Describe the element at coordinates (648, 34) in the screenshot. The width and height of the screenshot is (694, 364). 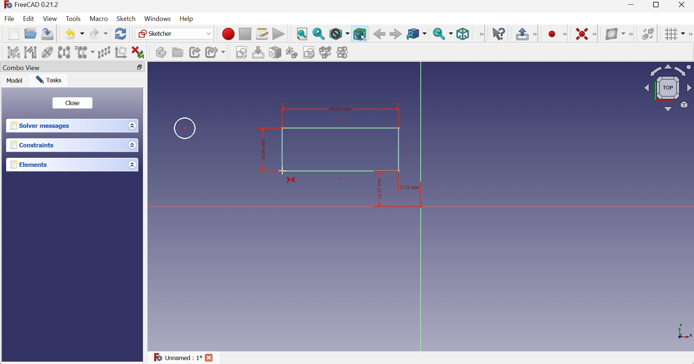
I see `Switch virtual space` at that location.